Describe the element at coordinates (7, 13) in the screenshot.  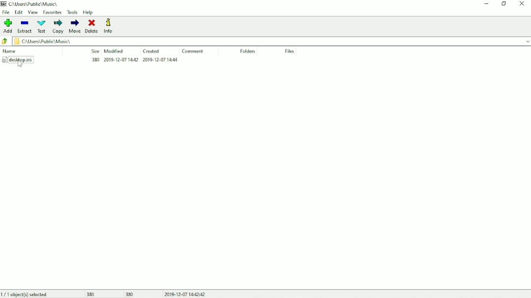
I see `File` at that location.